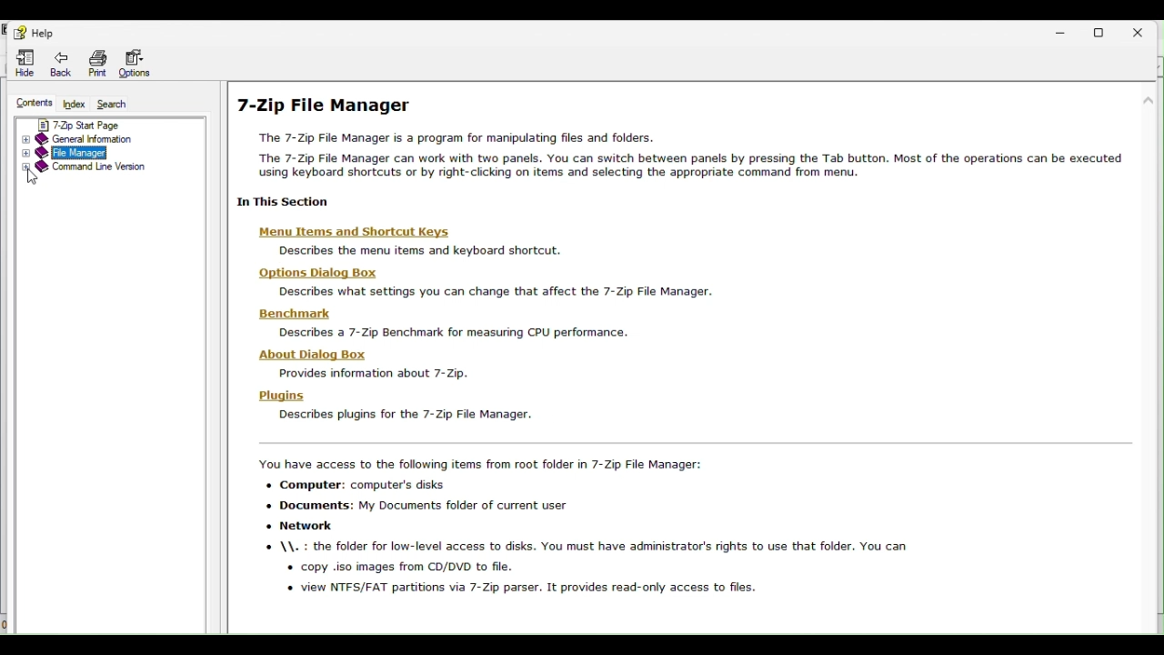  I want to click on Contents, so click(32, 103).